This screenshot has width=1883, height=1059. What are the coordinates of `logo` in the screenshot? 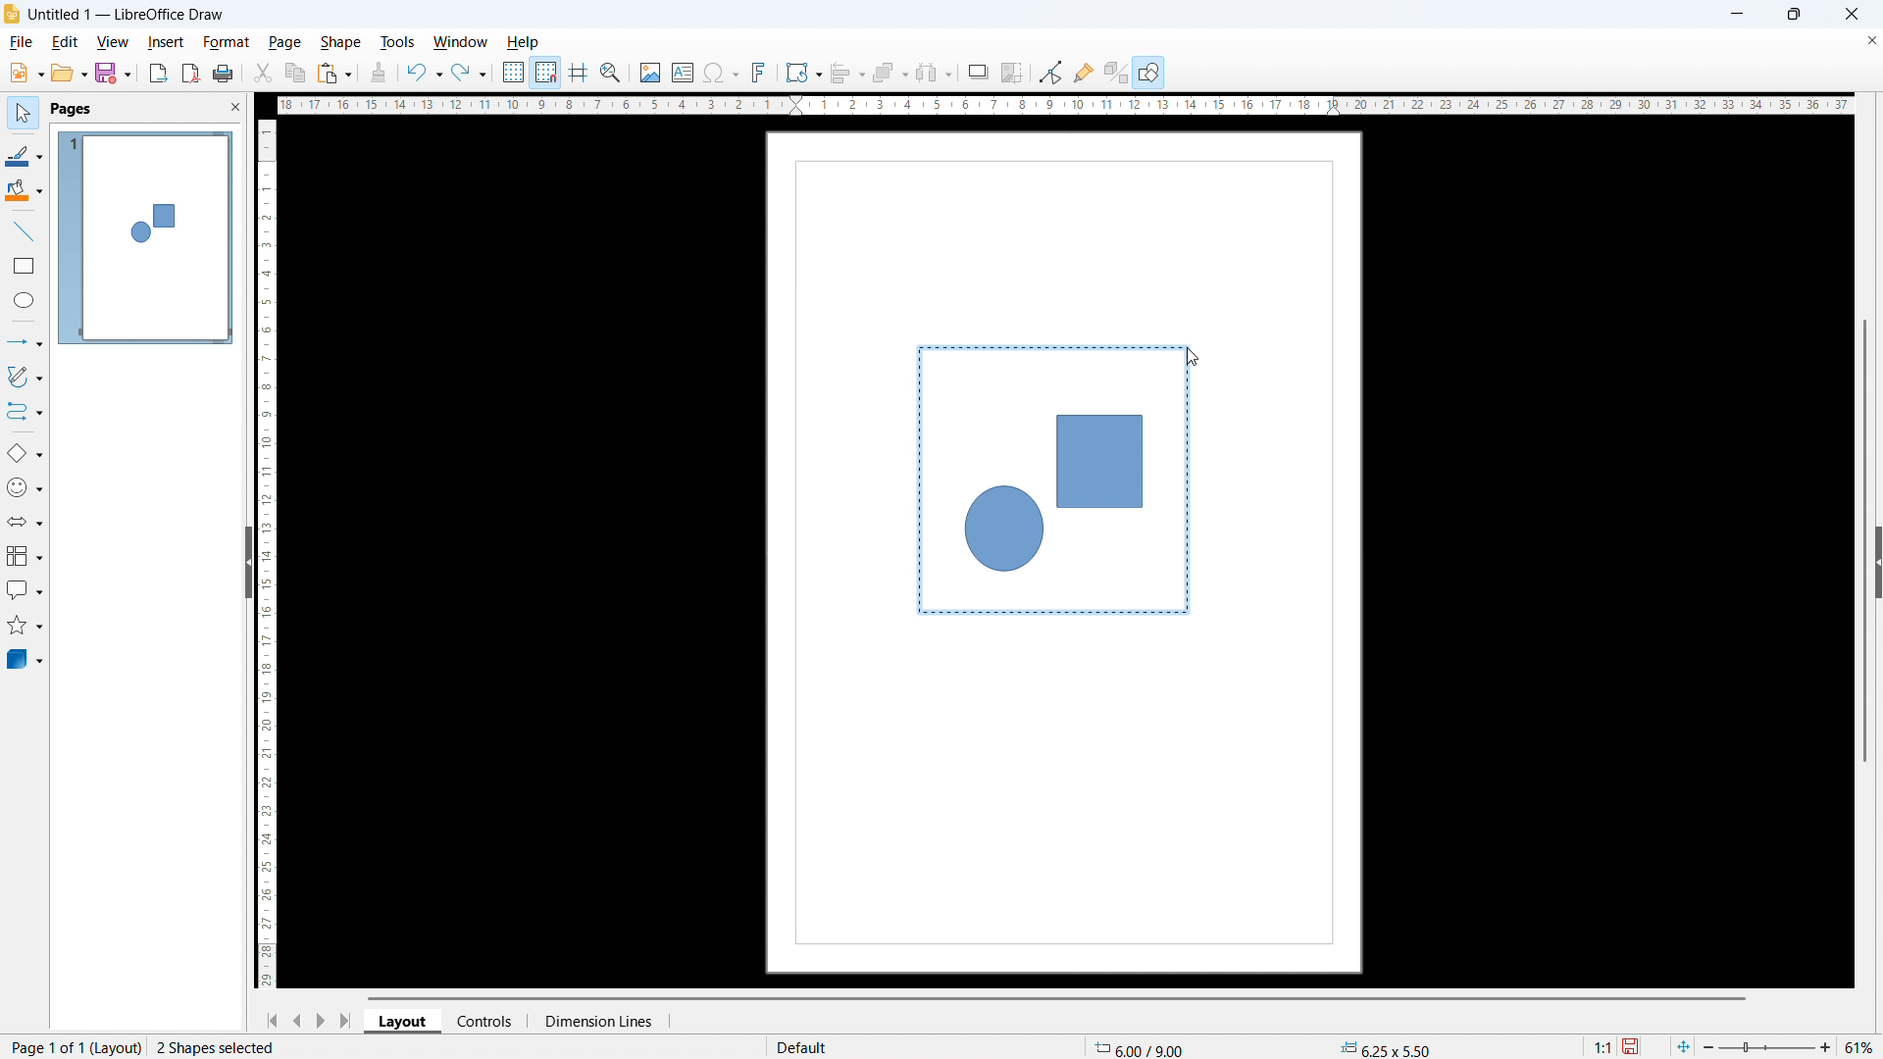 It's located at (12, 15).